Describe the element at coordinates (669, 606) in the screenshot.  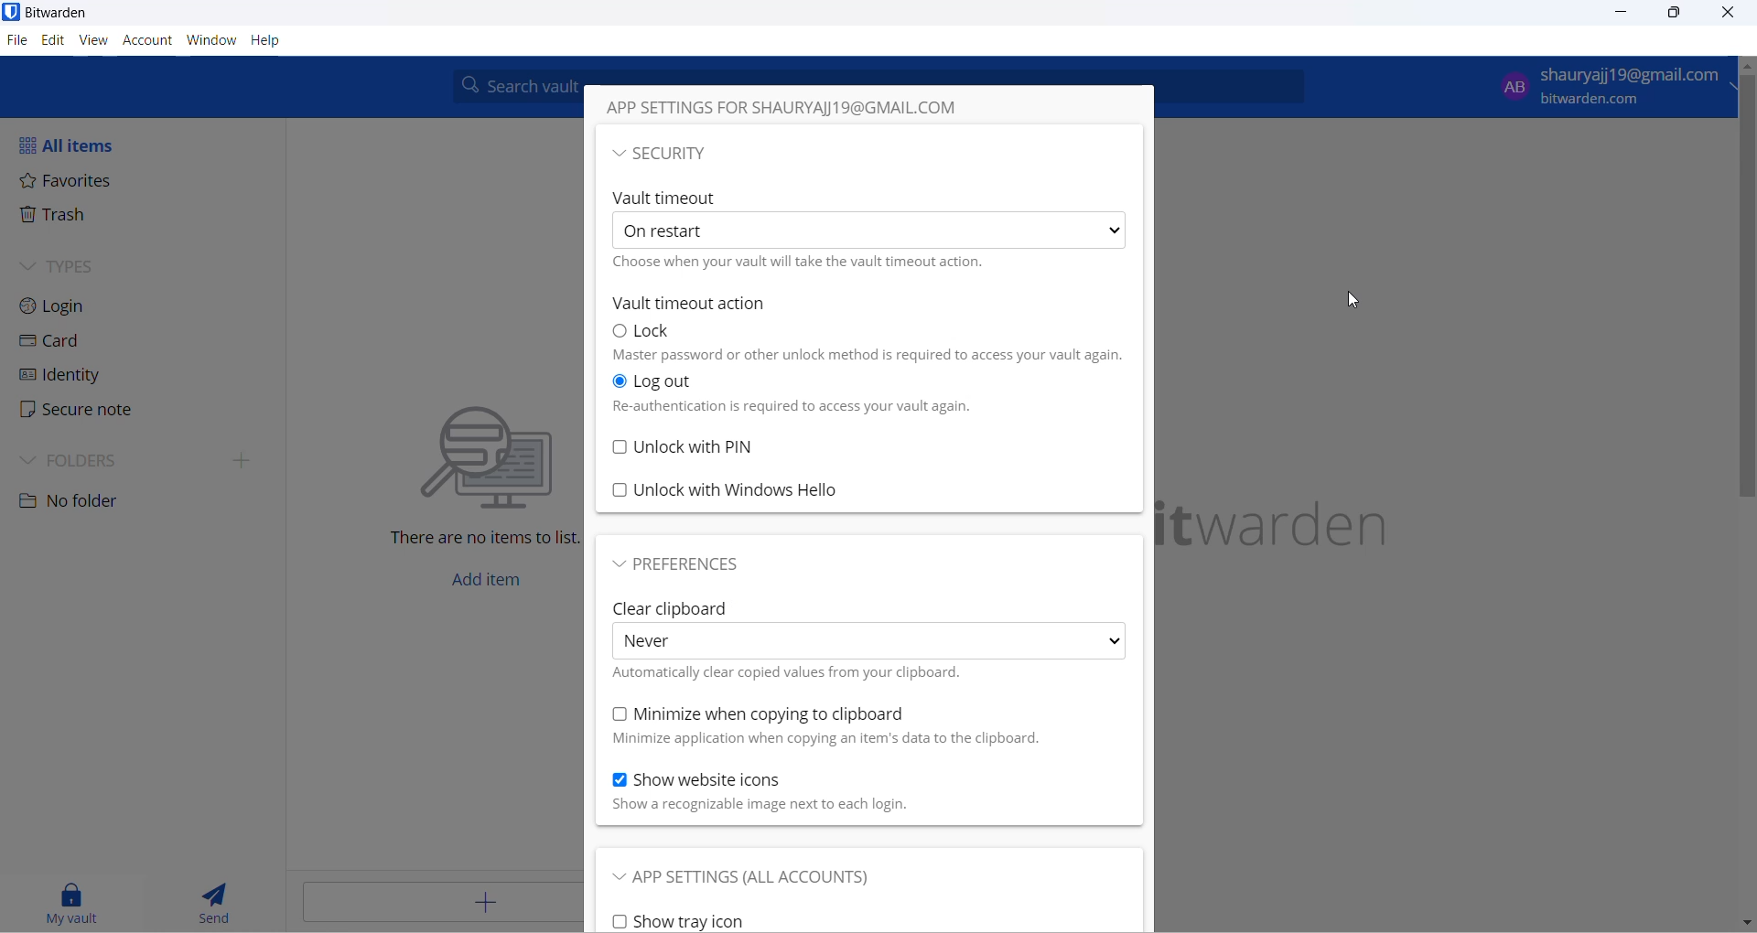
I see `clear clipboard ` at that location.